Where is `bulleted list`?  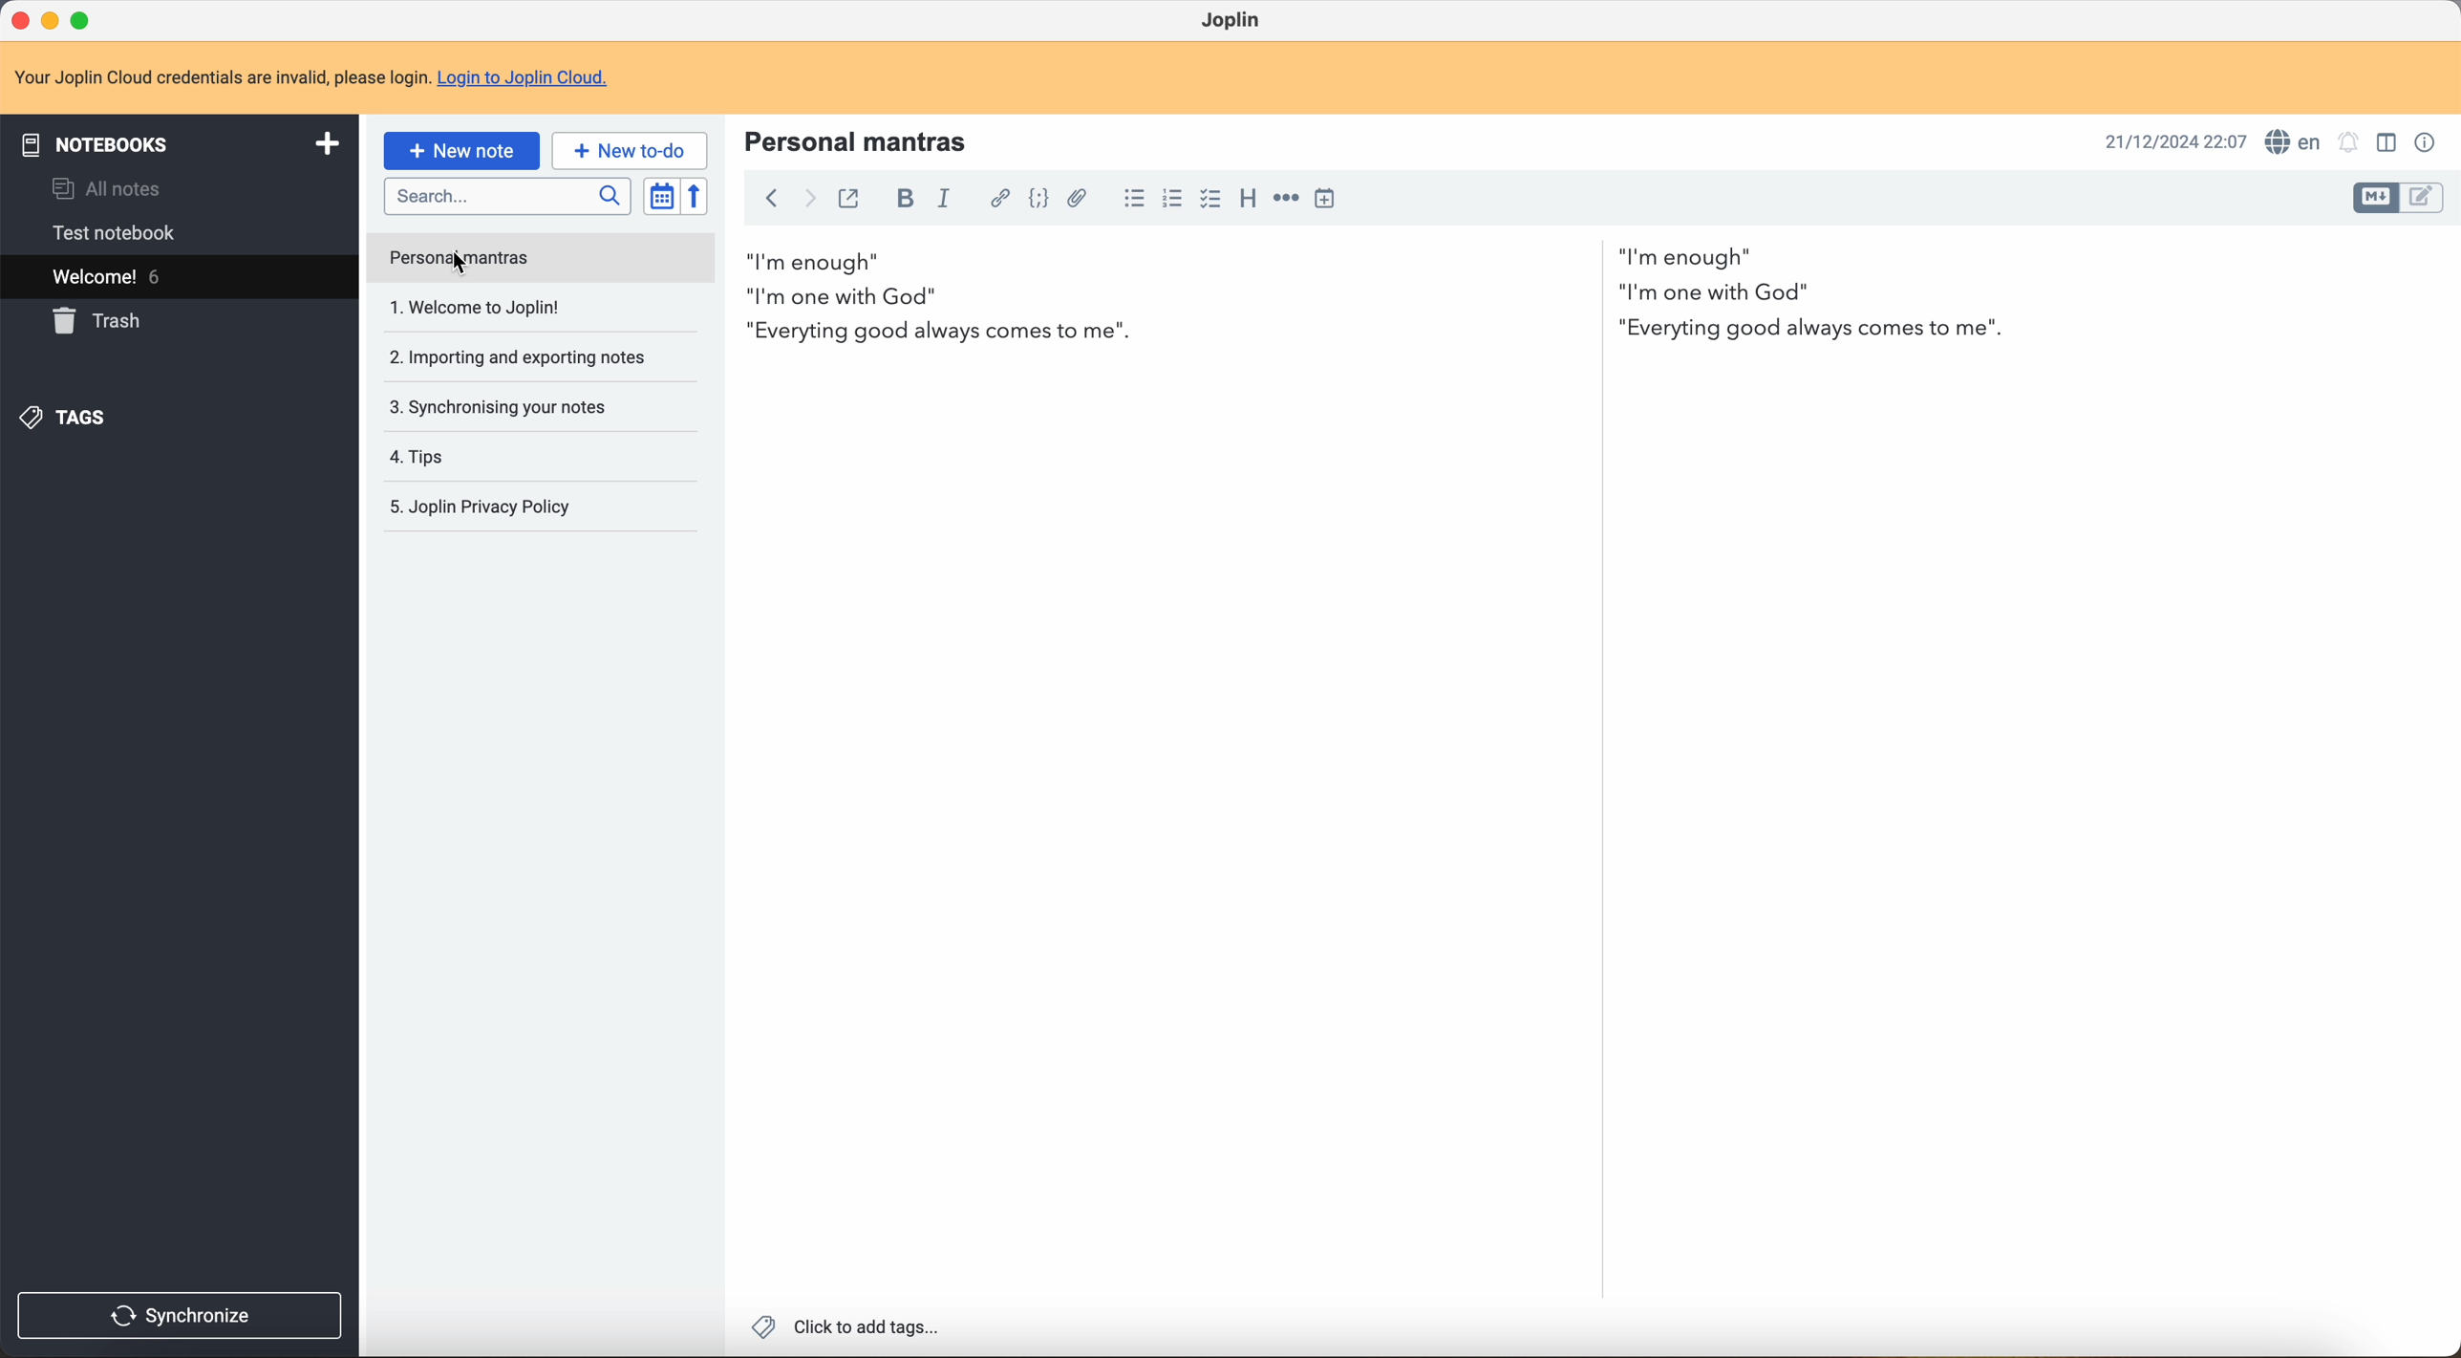
bulleted list is located at coordinates (1132, 198).